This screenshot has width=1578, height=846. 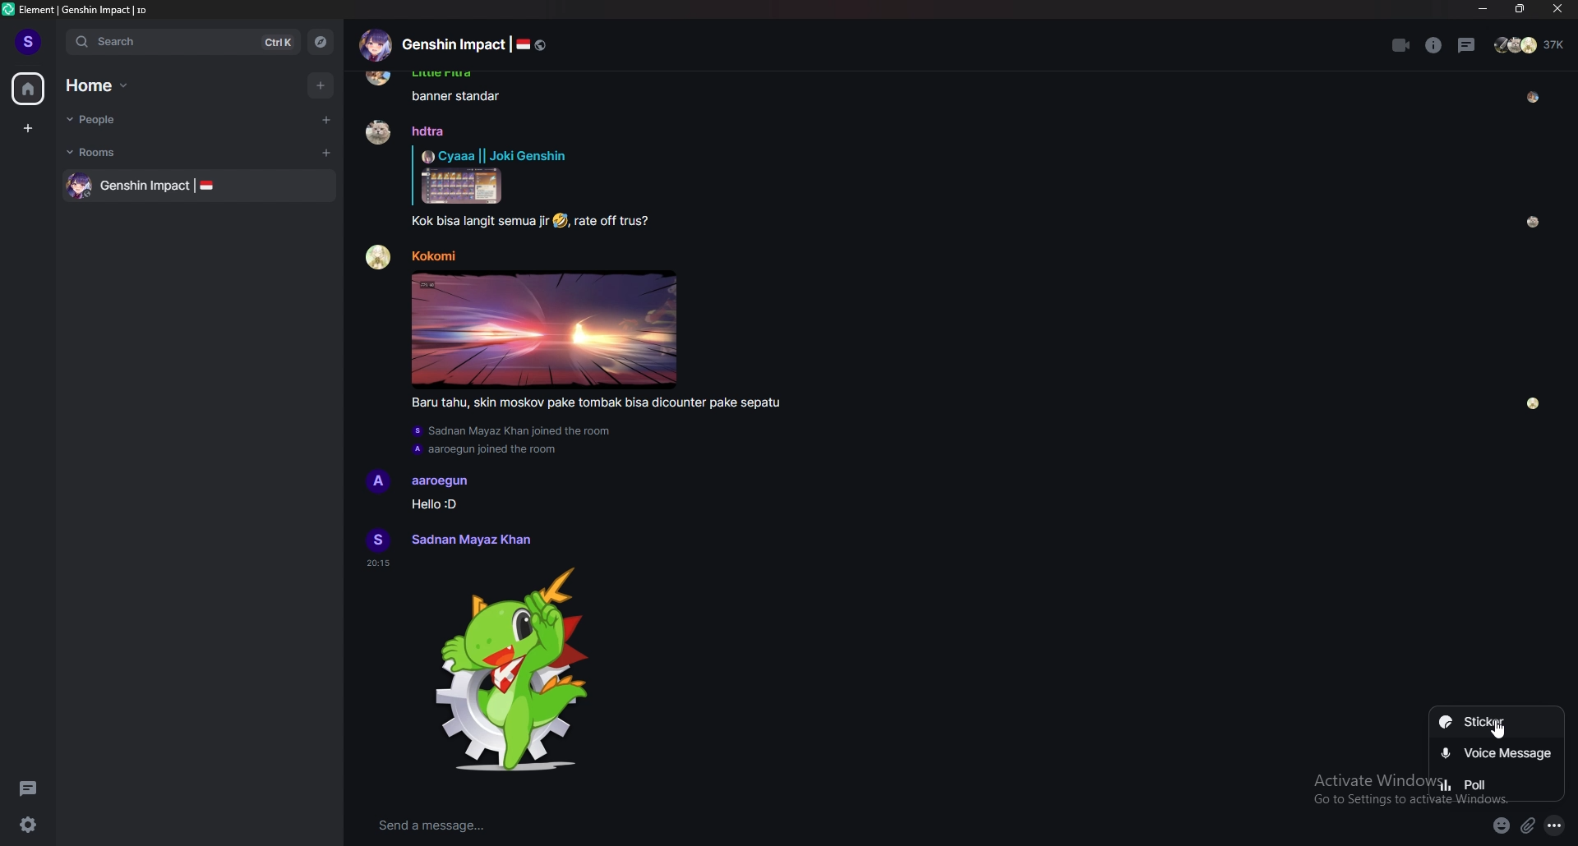 I want to click on Kok bisa langit semua jir, so click(x=479, y=222).